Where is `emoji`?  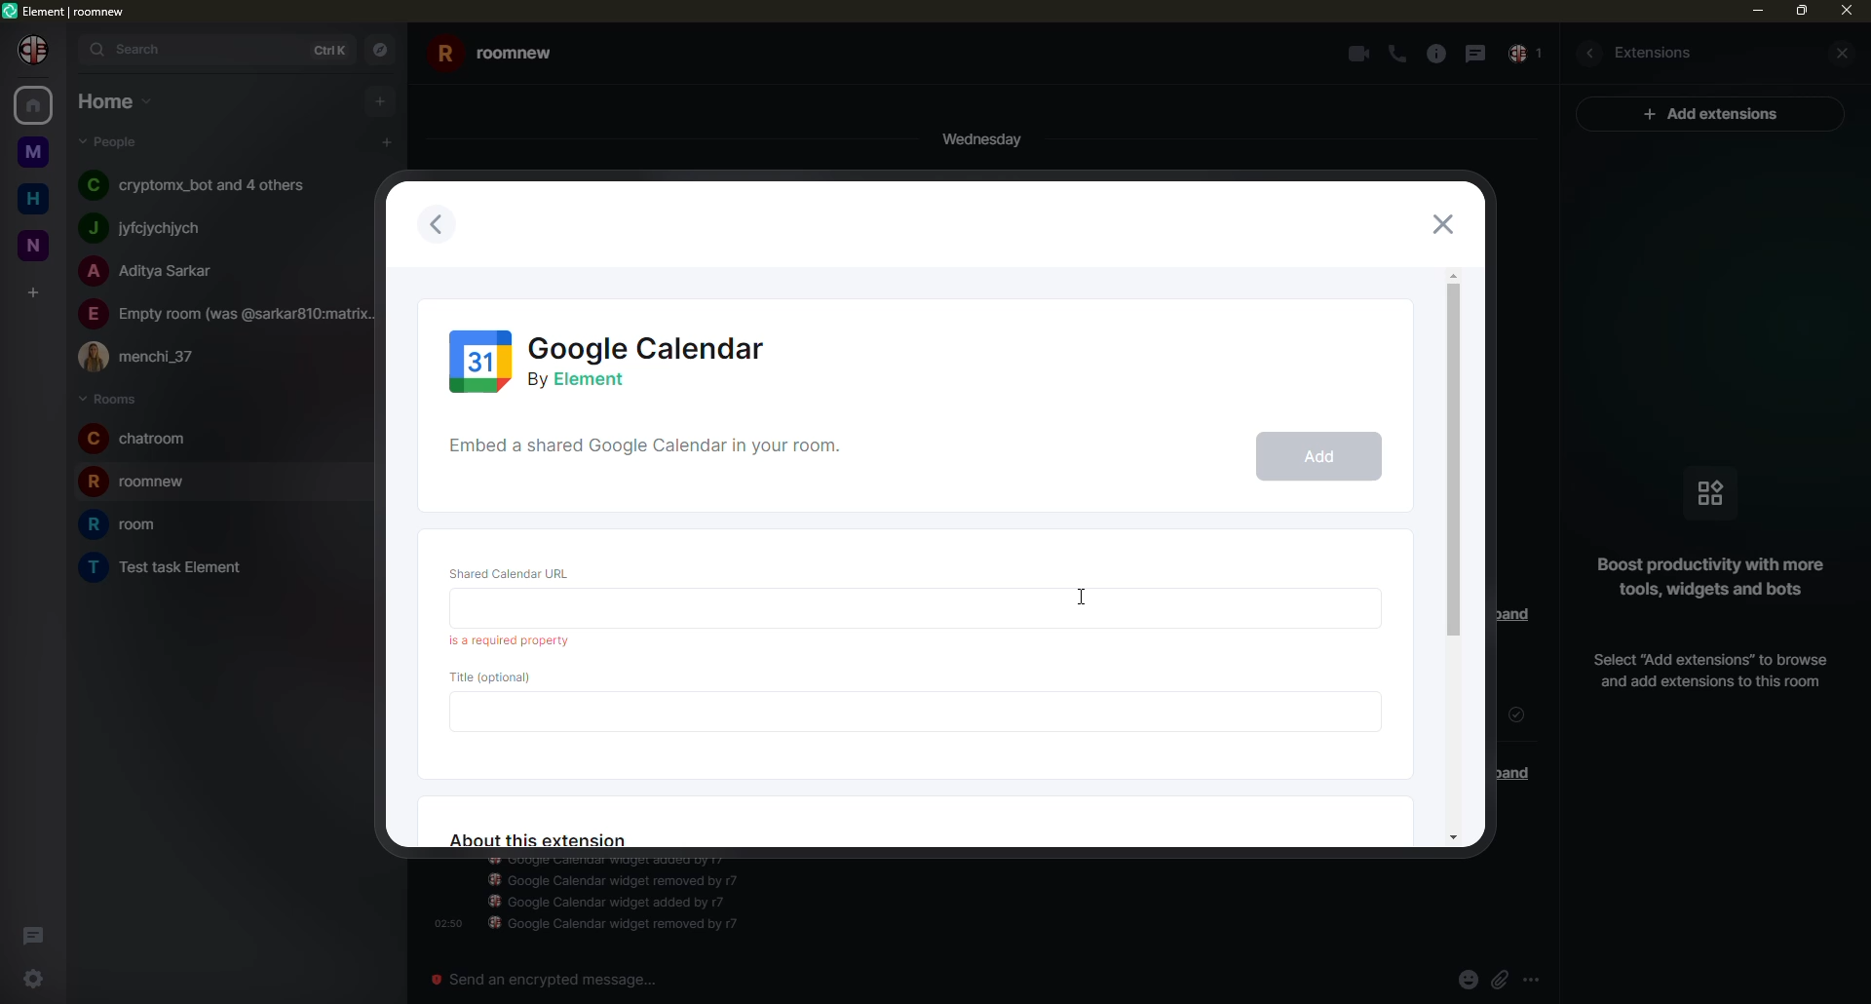 emoji is located at coordinates (1467, 979).